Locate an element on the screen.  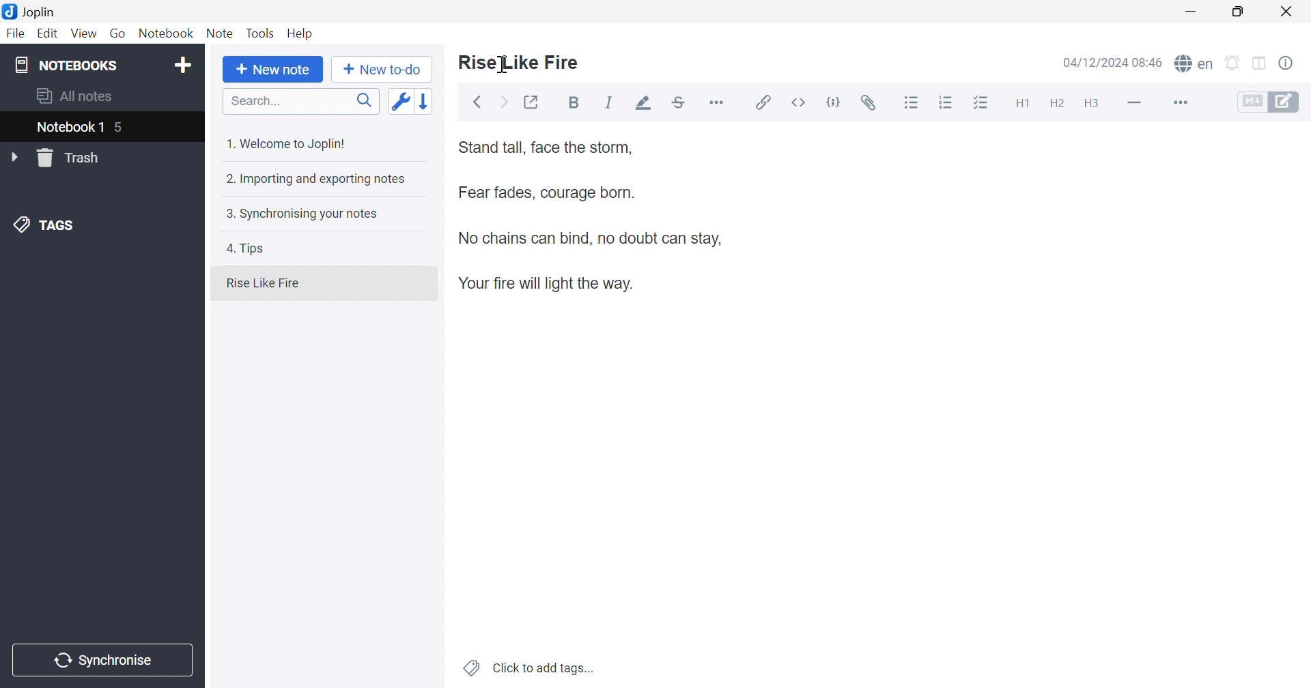
Go is located at coordinates (119, 33).